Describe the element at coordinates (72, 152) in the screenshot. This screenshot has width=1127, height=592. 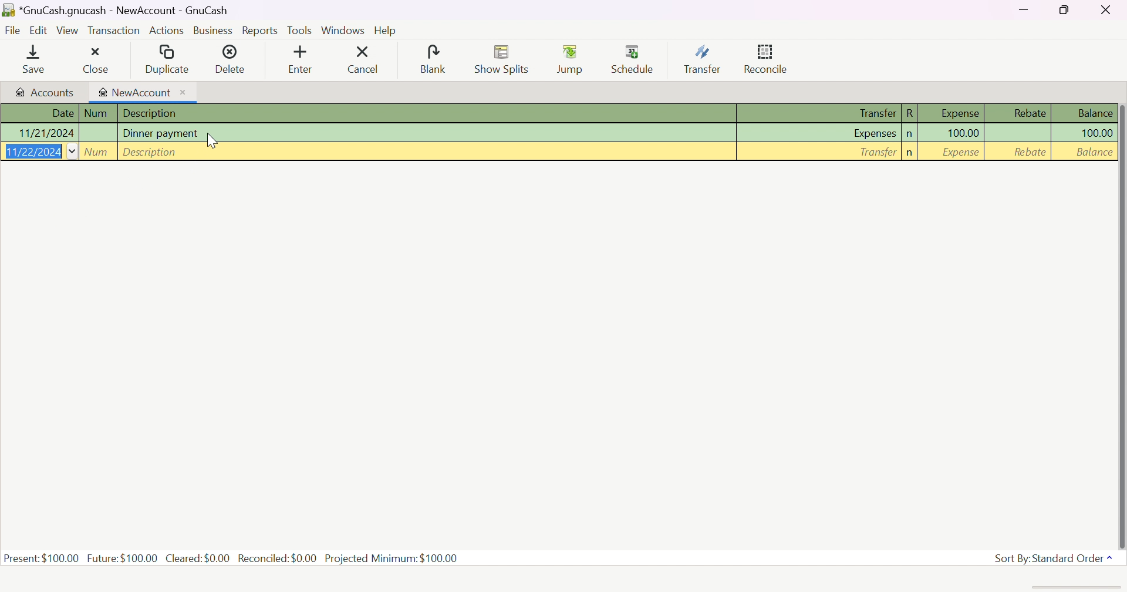
I see `Drop Down` at that location.